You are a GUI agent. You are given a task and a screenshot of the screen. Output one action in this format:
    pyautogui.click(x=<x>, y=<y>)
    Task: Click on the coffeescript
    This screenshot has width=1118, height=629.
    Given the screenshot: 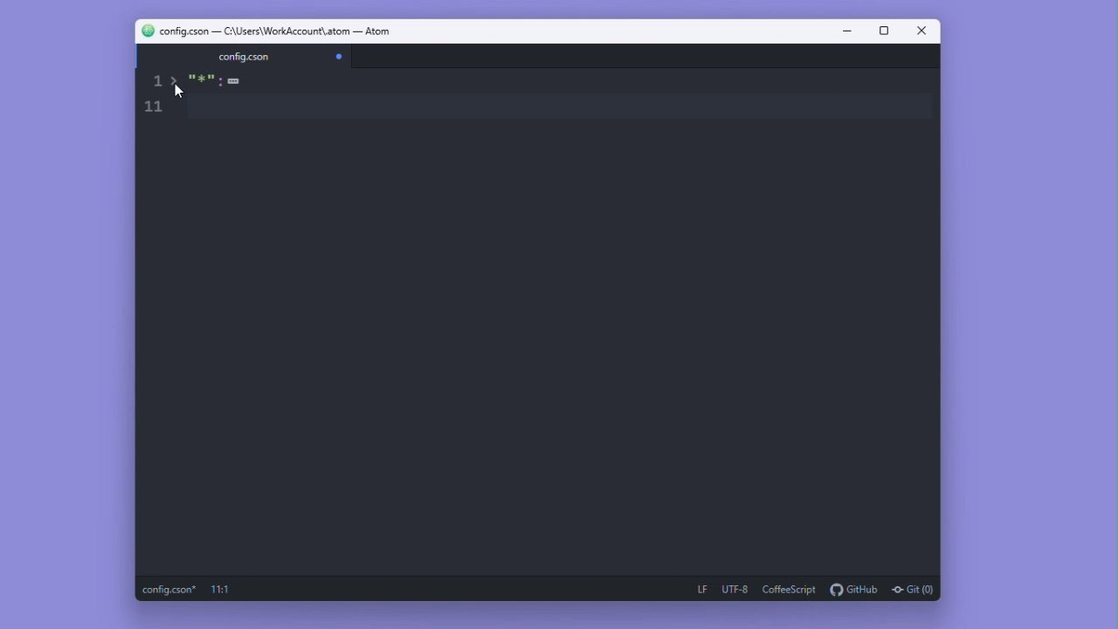 What is the action you would take?
    pyautogui.click(x=790, y=587)
    